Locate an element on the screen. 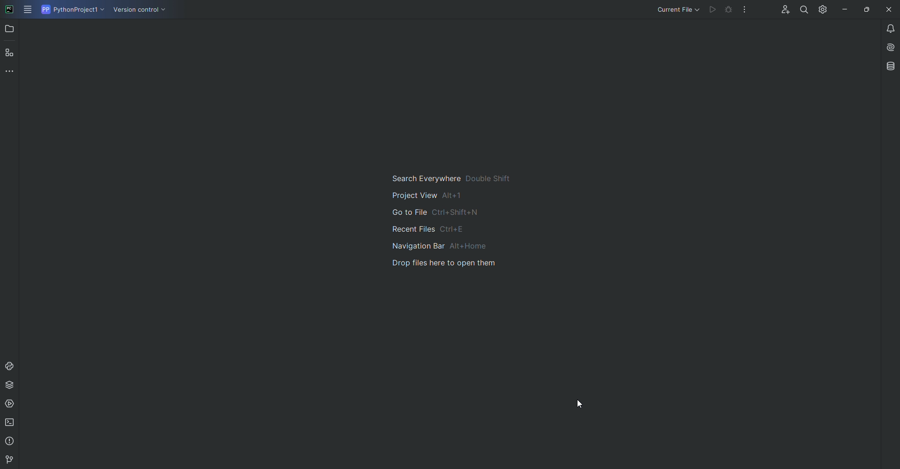  More Options is located at coordinates (747, 12).